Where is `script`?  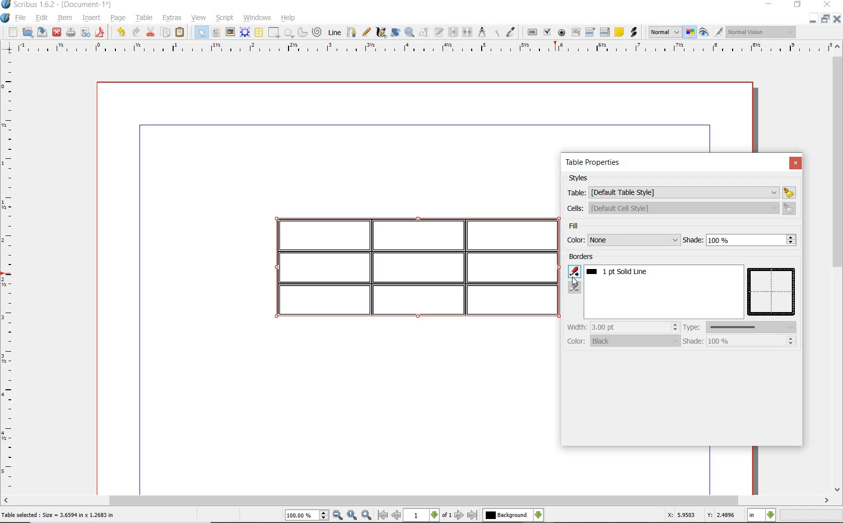
script is located at coordinates (225, 19).